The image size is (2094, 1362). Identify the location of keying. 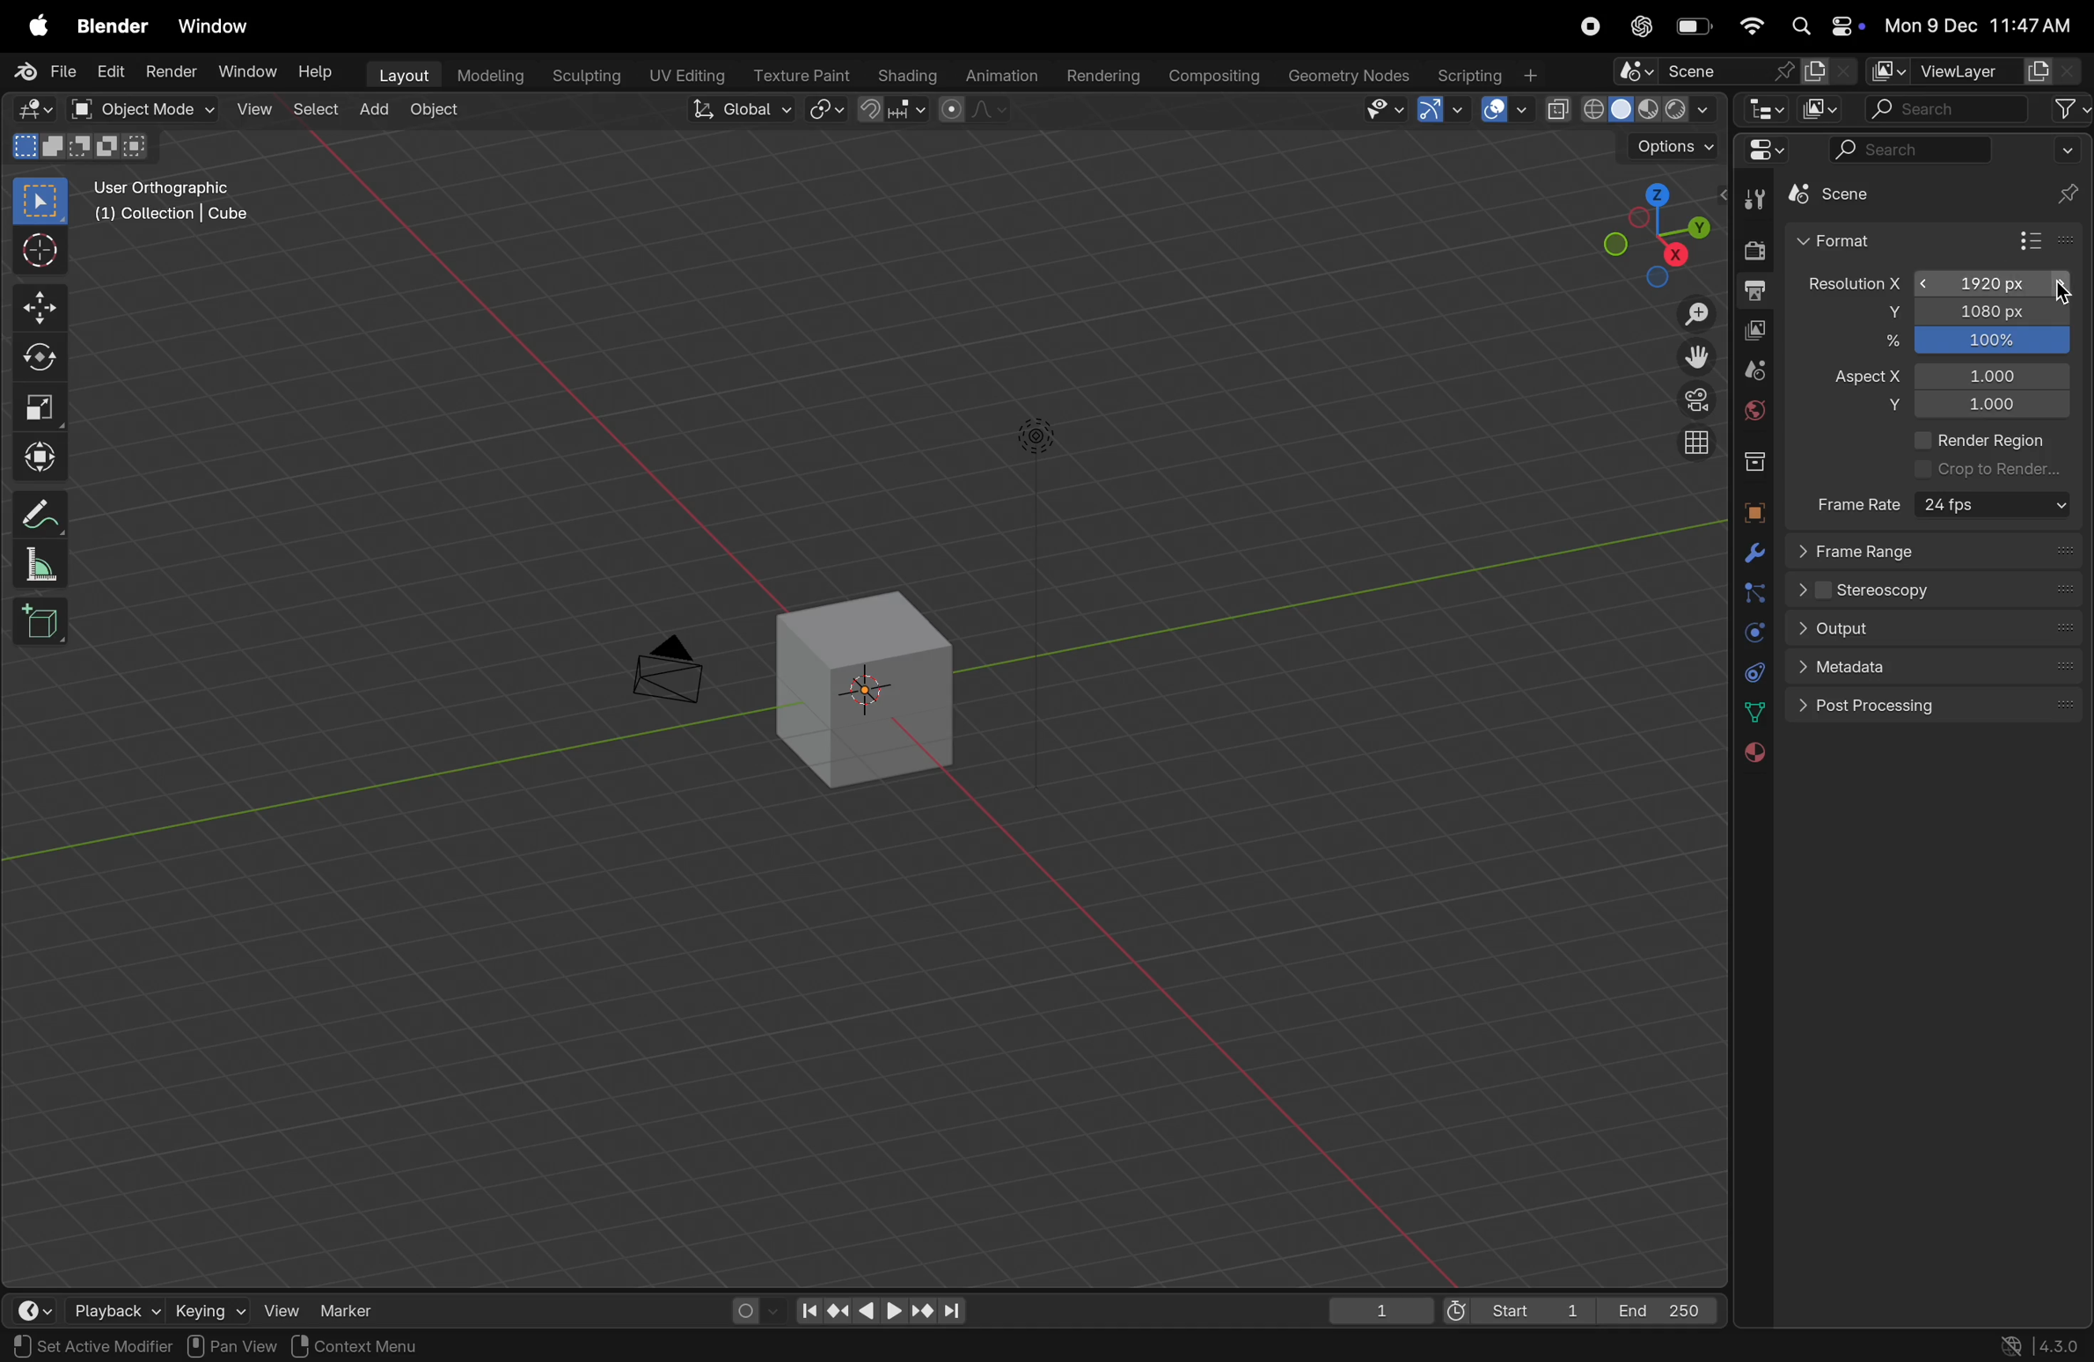
(209, 1309).